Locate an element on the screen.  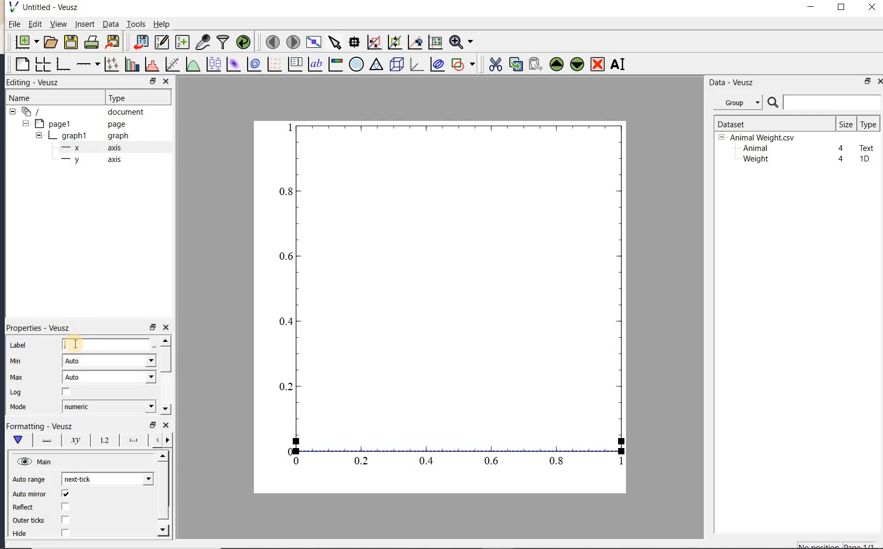
close is located at coordinates (166, 425).